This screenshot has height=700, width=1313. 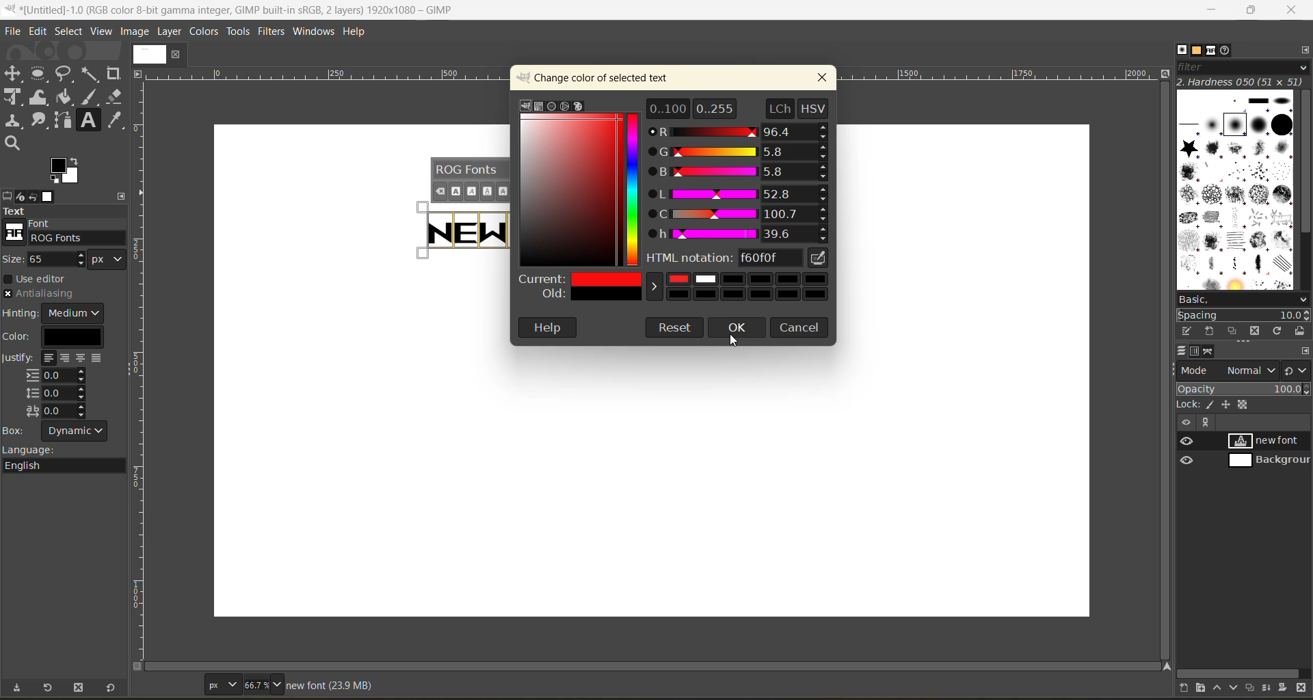 I want to click on open brush as image, so click(x=1302, y=332).